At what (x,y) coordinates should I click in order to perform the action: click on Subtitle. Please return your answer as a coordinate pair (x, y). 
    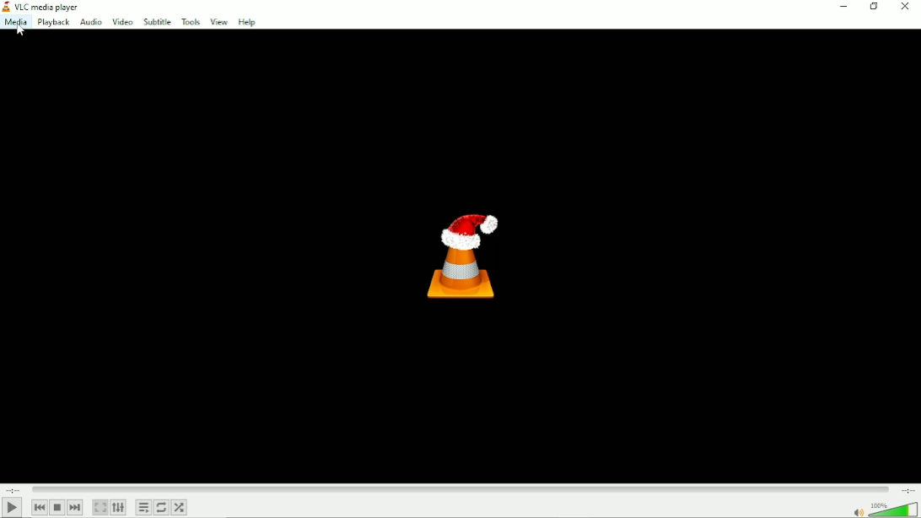
    Looking at the image, I should click on (159, 22).